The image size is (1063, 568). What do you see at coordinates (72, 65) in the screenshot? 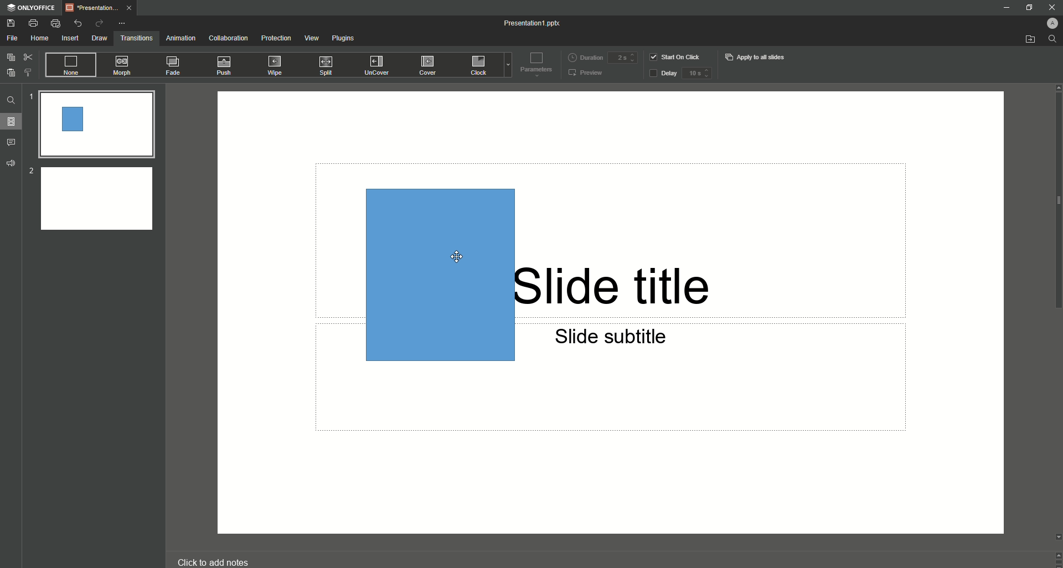
I see `None` at bounding box center [72, 65].